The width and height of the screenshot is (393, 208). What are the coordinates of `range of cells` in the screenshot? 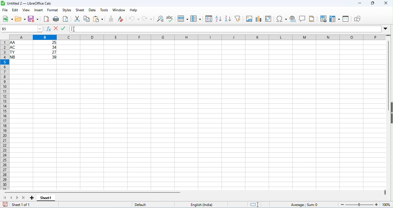 It's located at (33, 50).